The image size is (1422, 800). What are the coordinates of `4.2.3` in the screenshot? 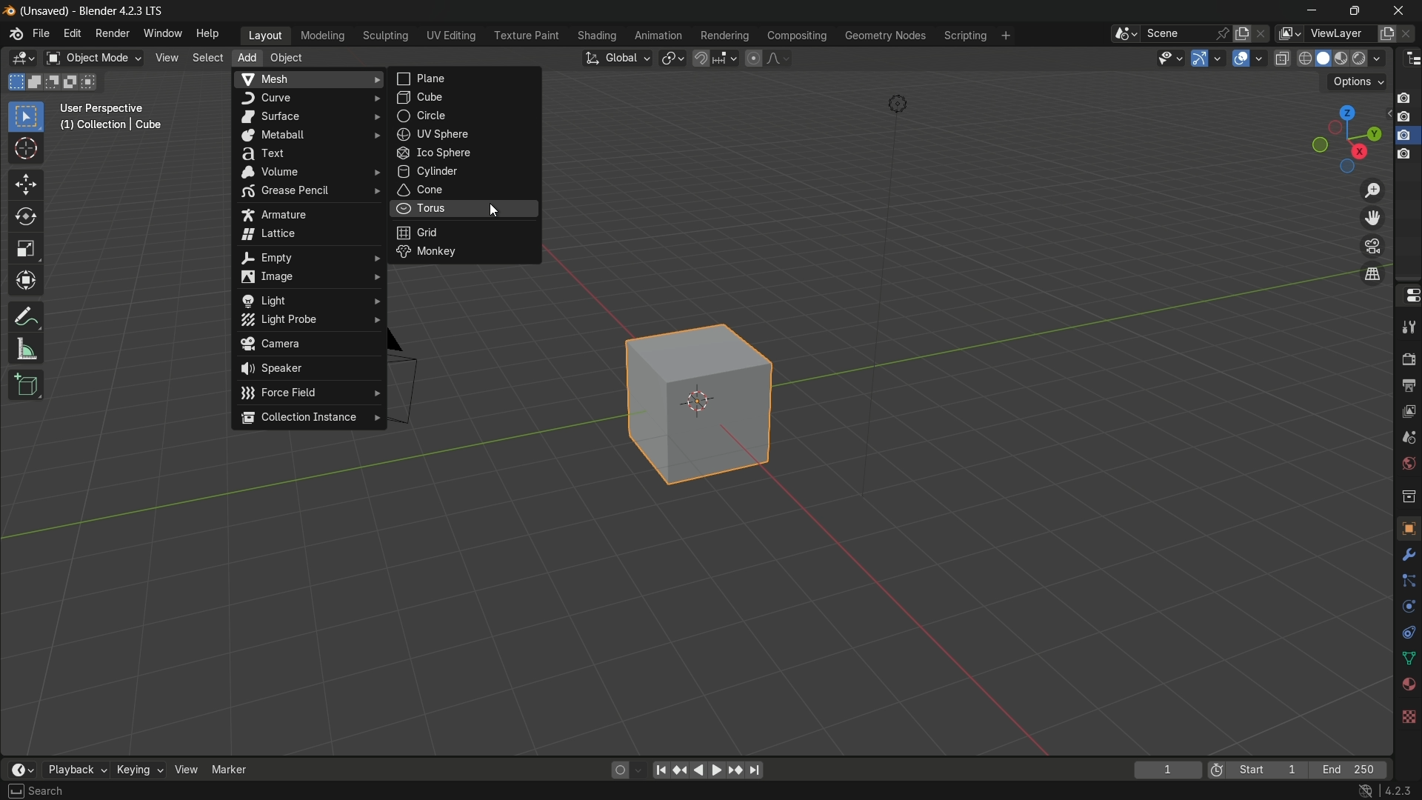 It's located at (1398, 791).